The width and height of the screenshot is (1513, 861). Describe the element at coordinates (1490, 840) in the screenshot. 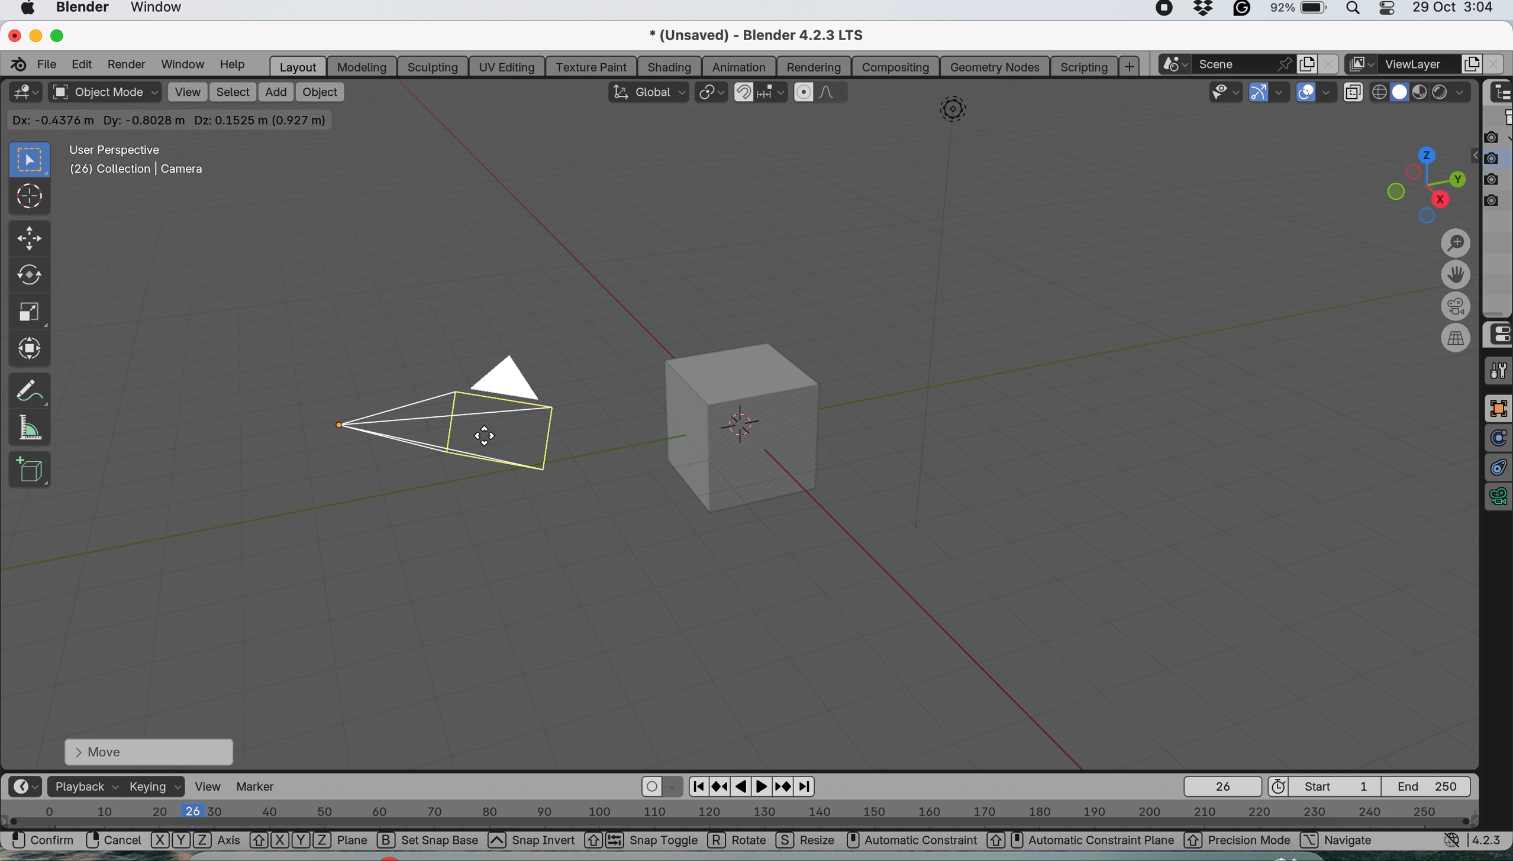

I see `4.2.3 version` at that location.